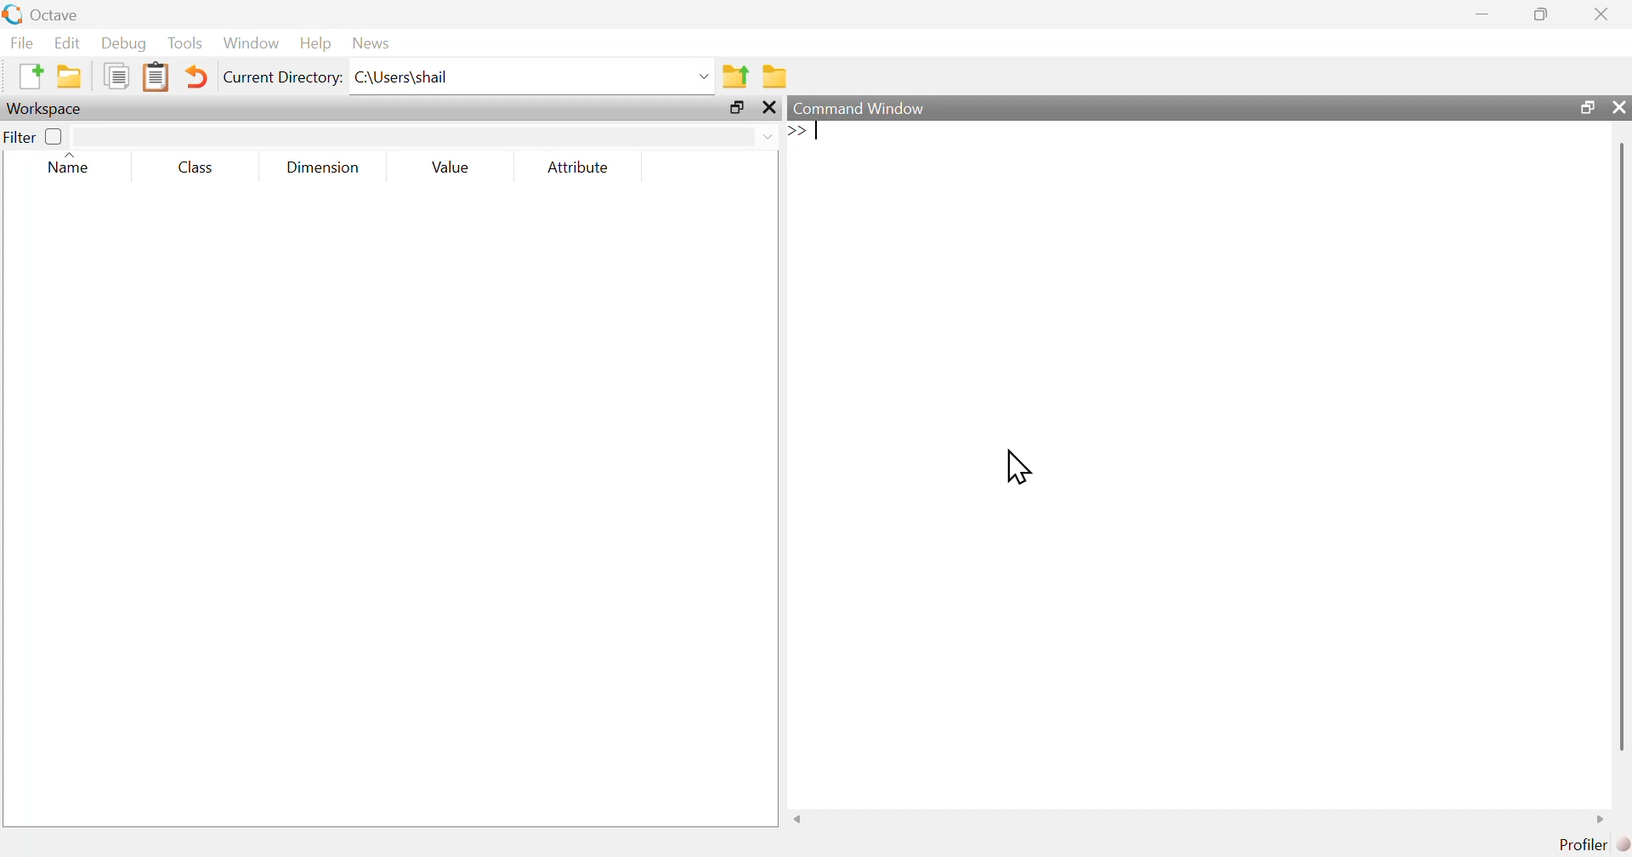  I want to click on Folder, so click(773, 75).